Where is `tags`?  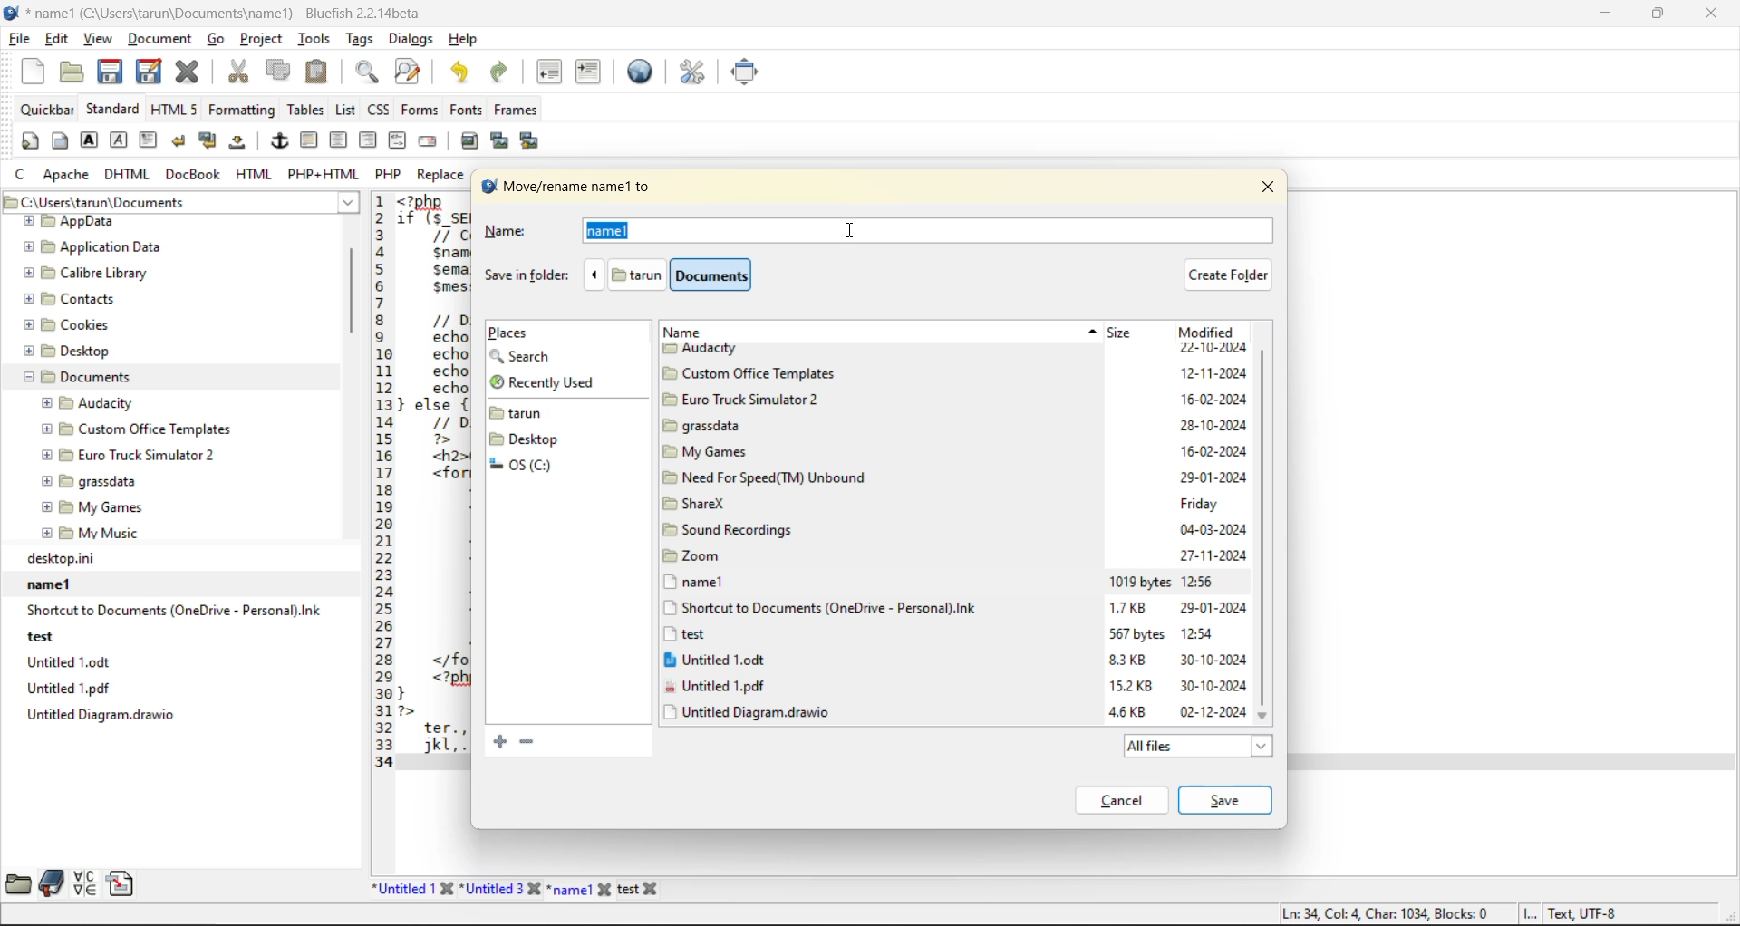
tags is located at coordinates (360, 38).